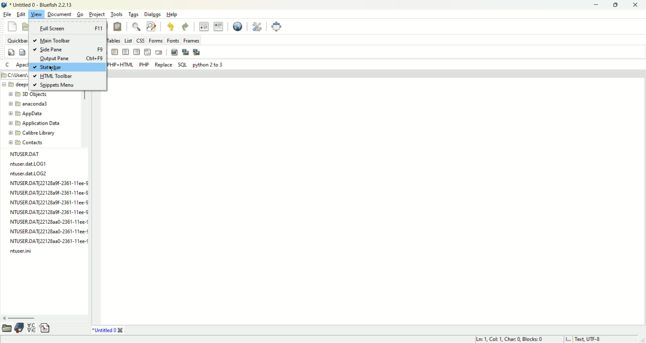 The height and width of the screenshot is (343, 646). Describe the element at coordinates (173, 40) in the screenshot. I see `Fonts` at that location.